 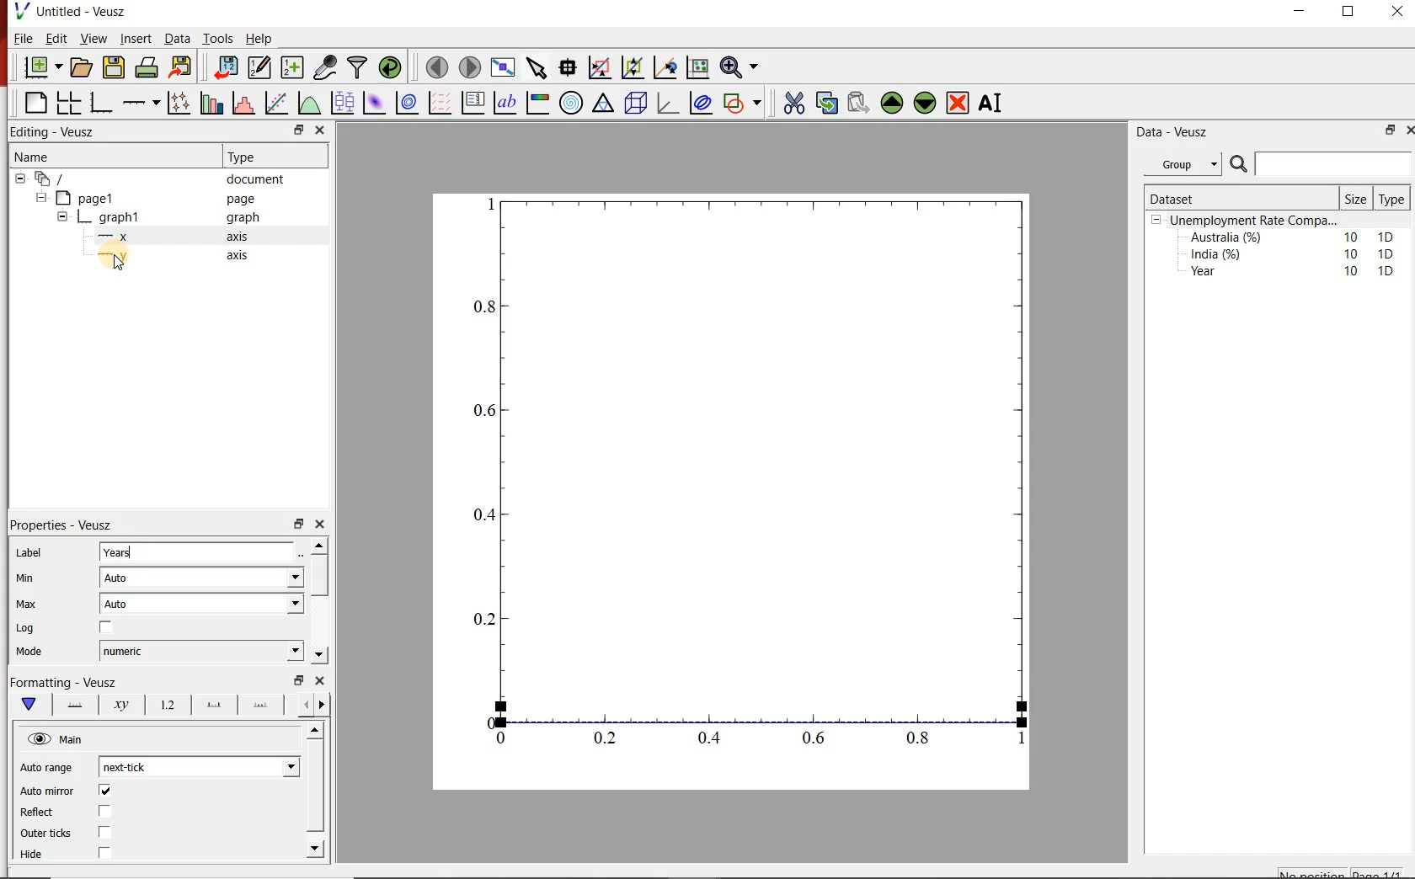 I want to click on create new datasets, so click(x=291, y=68).